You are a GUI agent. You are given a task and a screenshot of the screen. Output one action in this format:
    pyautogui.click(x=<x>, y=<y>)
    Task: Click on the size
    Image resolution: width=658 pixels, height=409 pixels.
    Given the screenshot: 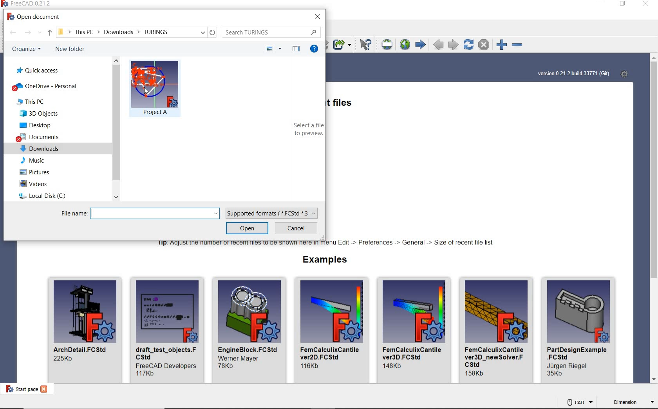 What is the action you would take?
    pyautogui.click(x=64, y=359)
    